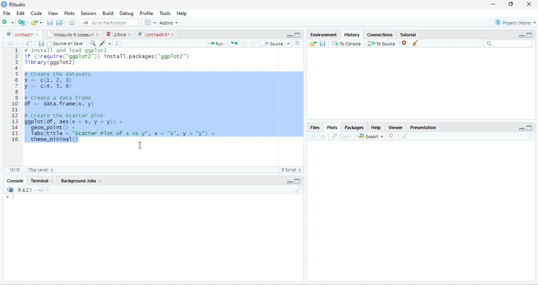  What do you see at coordinates (53, 13) in the screenshot?
I see `View` at bounding box center [53, 13].